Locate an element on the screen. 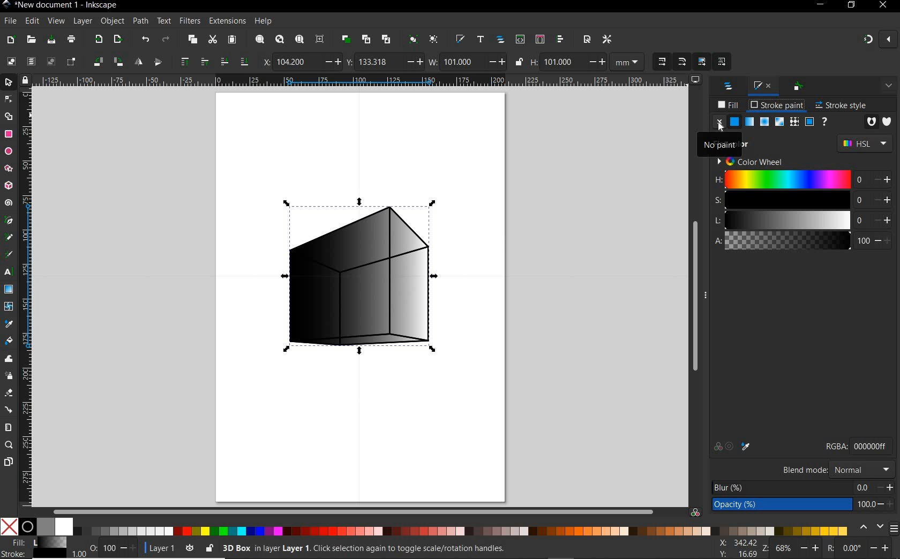  OPACITY is located at coordinates (94, 545).